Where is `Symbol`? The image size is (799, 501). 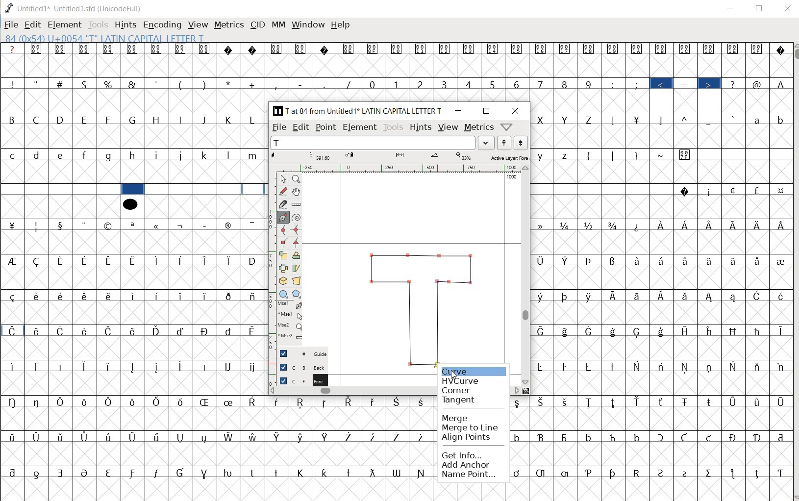
Symbol is located at coordinates (350, 472).